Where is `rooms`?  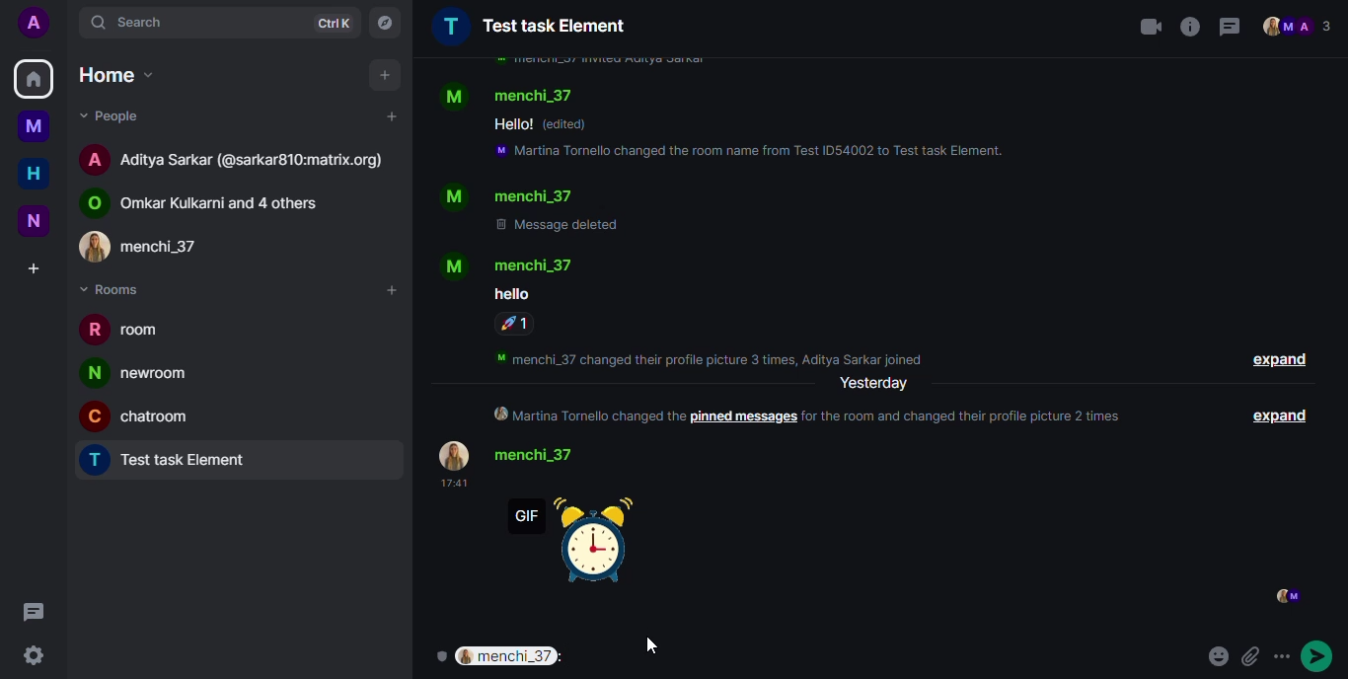
rooms is located at coordinates (117, 289).